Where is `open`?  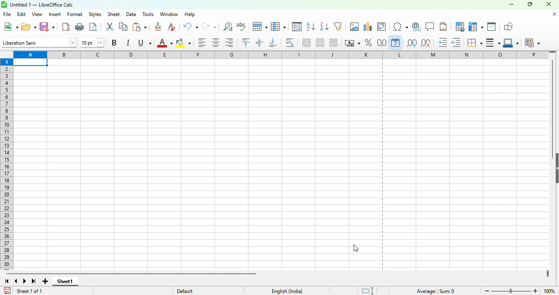 open is located at coordinates (29, 27).